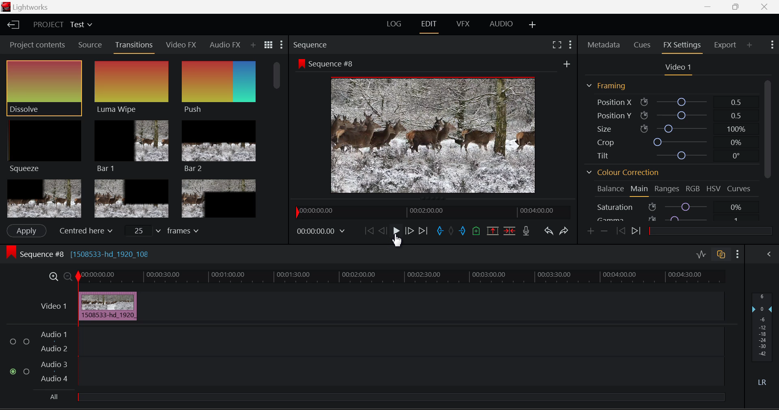 The width and height of the screenshot is (779, 410). I want to click on Add Panel, so click(749, 45).